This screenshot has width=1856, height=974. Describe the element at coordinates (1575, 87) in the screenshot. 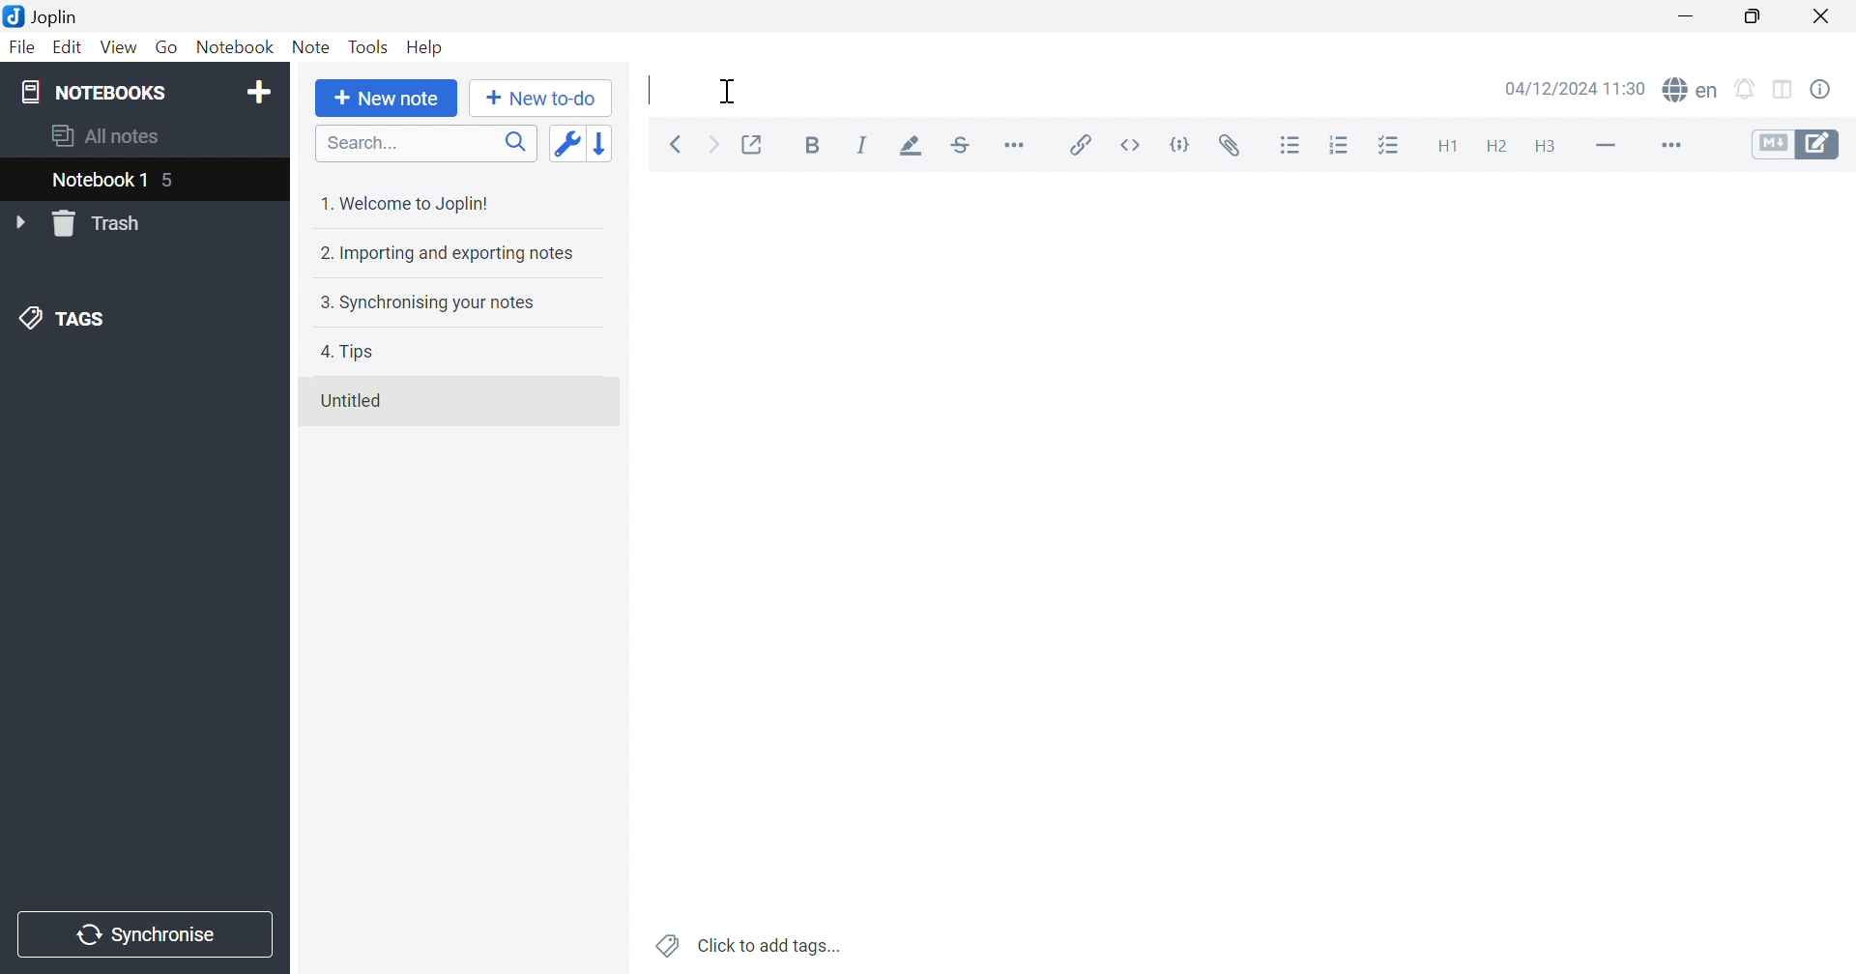

I see `04/12/2024 11:30` at that location.